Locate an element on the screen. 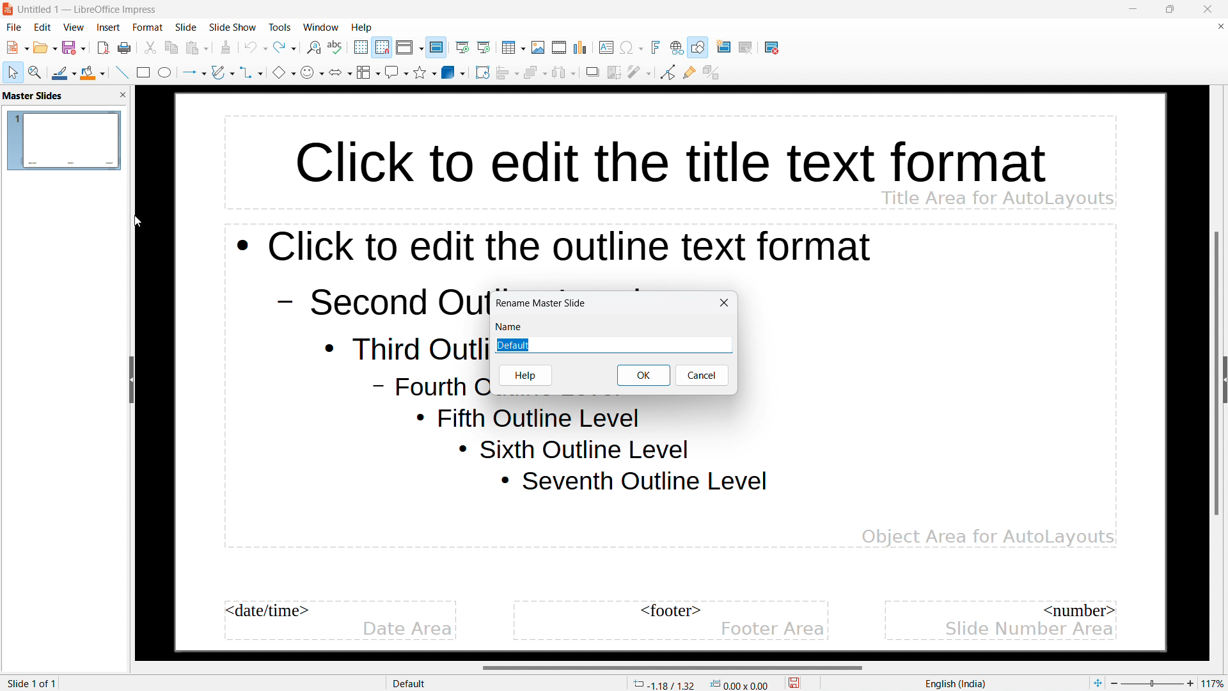  zoom and pan is located at coordinates (35, 72).